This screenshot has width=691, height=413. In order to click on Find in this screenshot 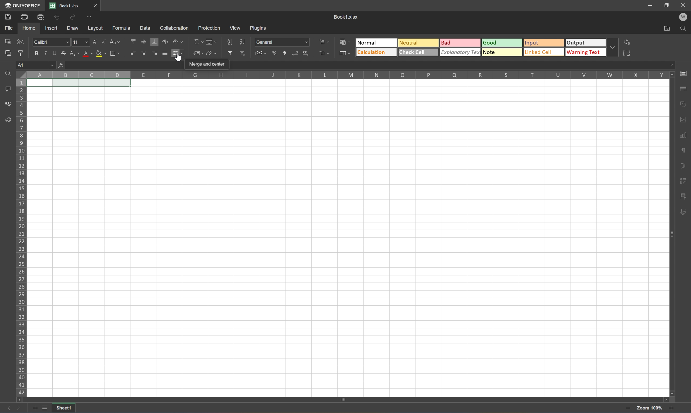, I will do `click(685, 29)`.